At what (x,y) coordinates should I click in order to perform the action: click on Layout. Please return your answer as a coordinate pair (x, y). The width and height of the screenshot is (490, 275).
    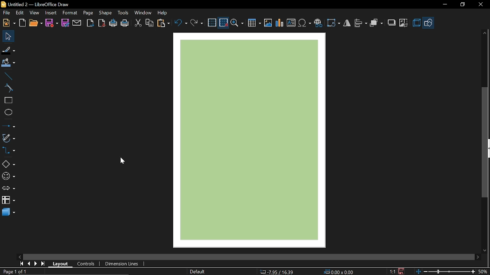
    Looking at the image, I should click on (60, 263).